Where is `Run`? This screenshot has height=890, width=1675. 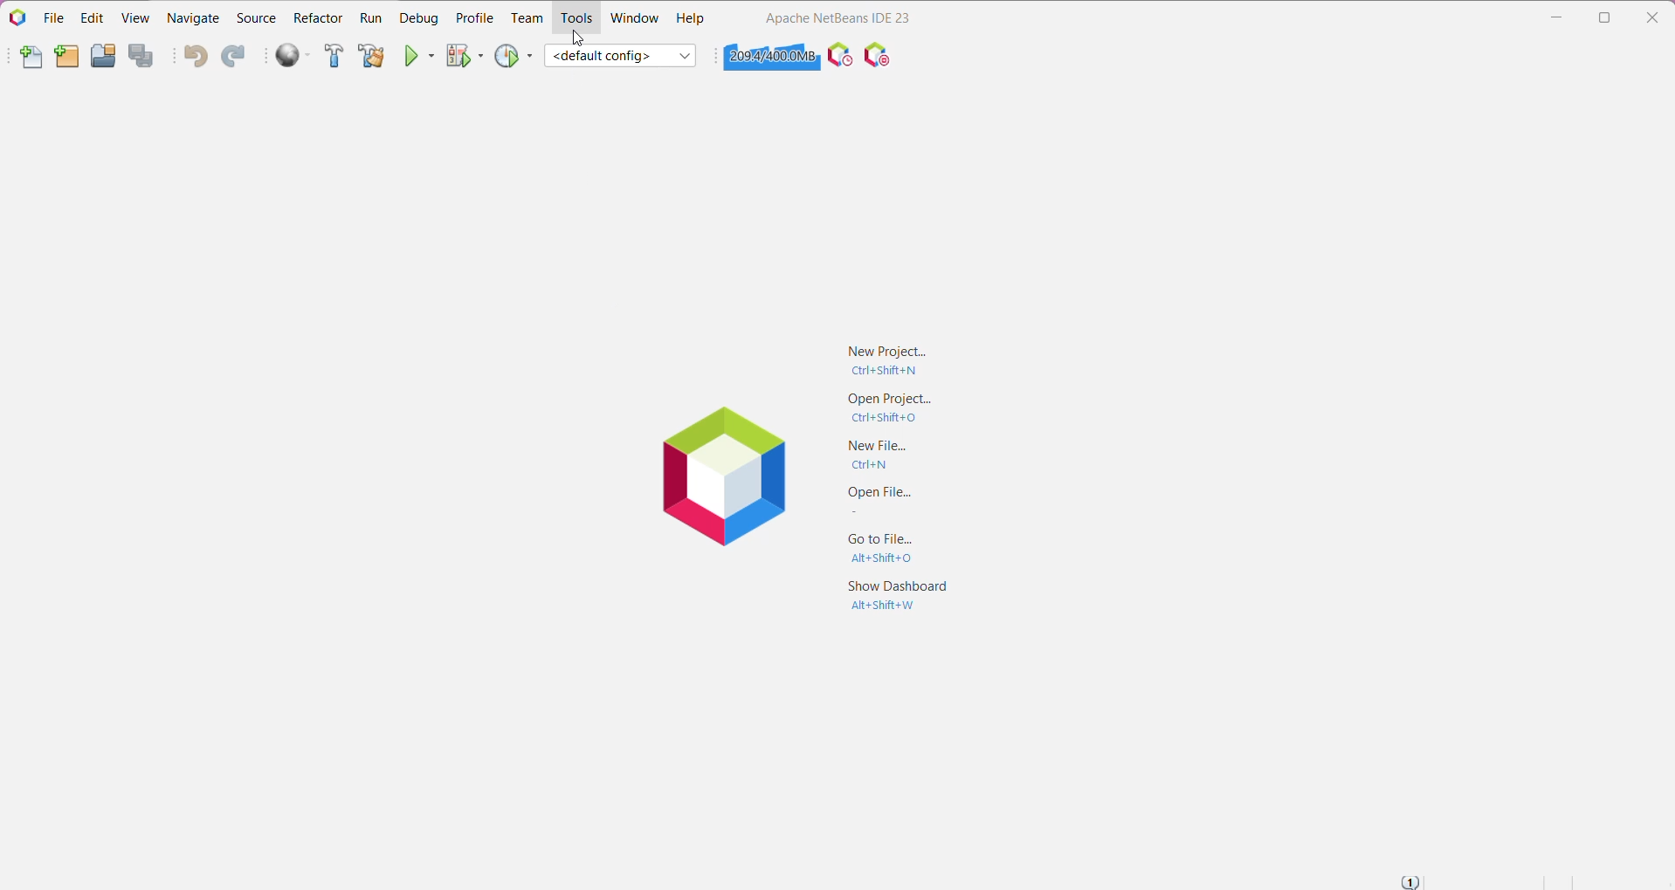 Run is located at coordinates (370, 19).